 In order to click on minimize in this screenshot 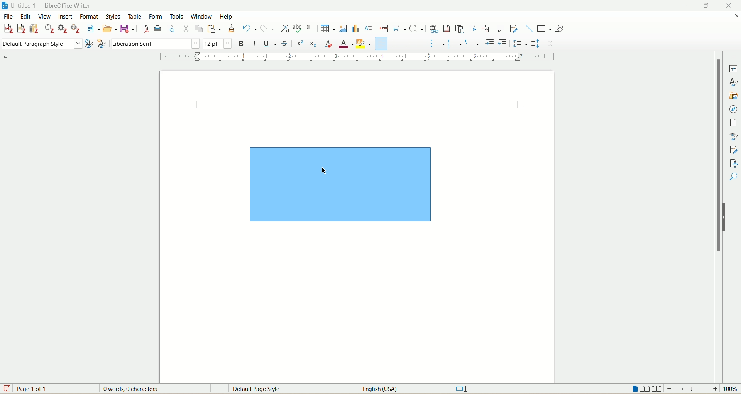, I will do `click(684, 6)`.